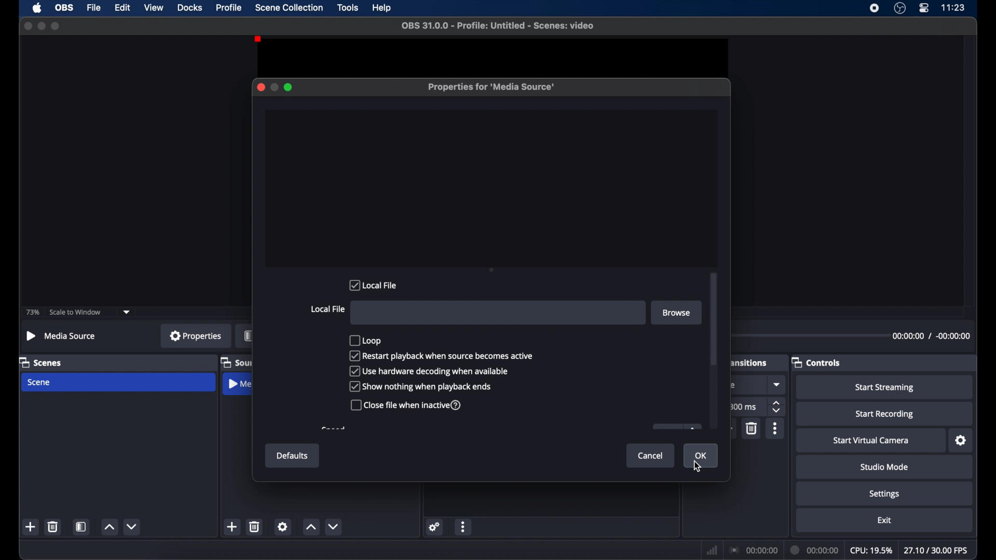  I want to click on settings, so click(962, 441).